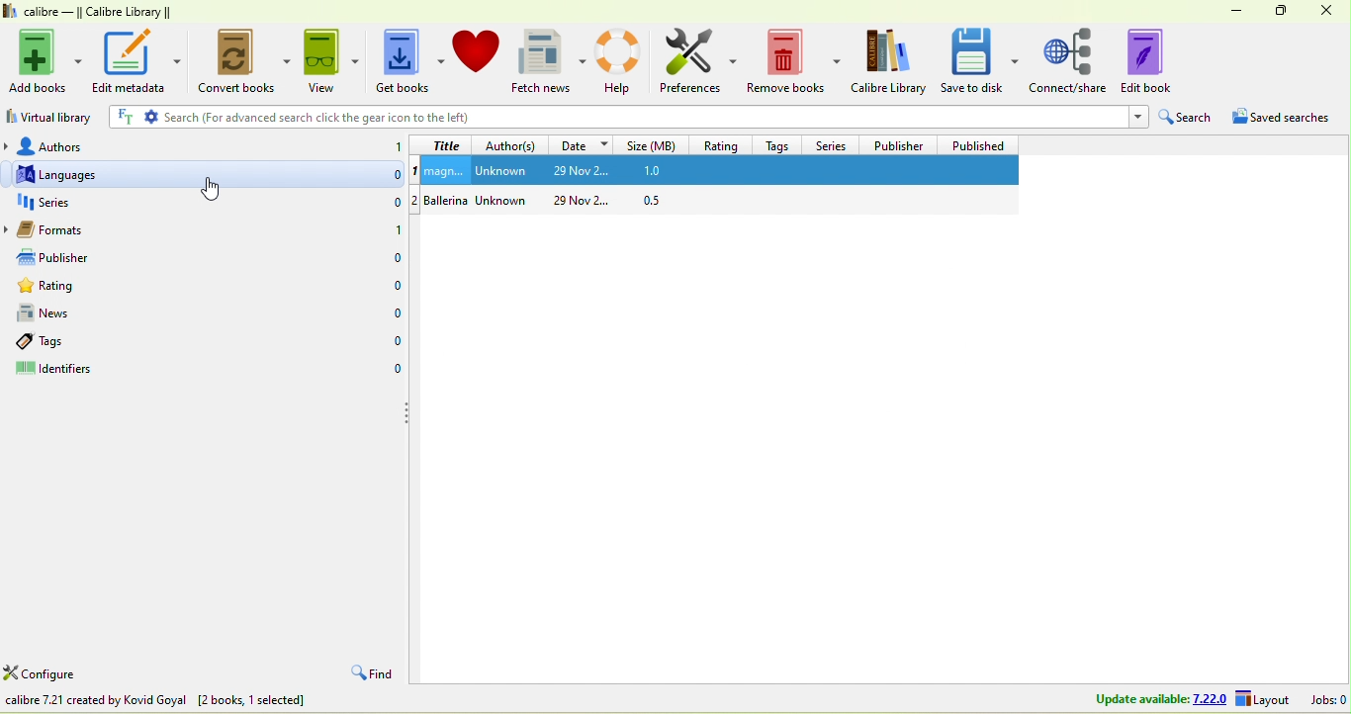  Describe the element at coordinates (1231, 11) in the screenshot. I see `minimize` at that location.